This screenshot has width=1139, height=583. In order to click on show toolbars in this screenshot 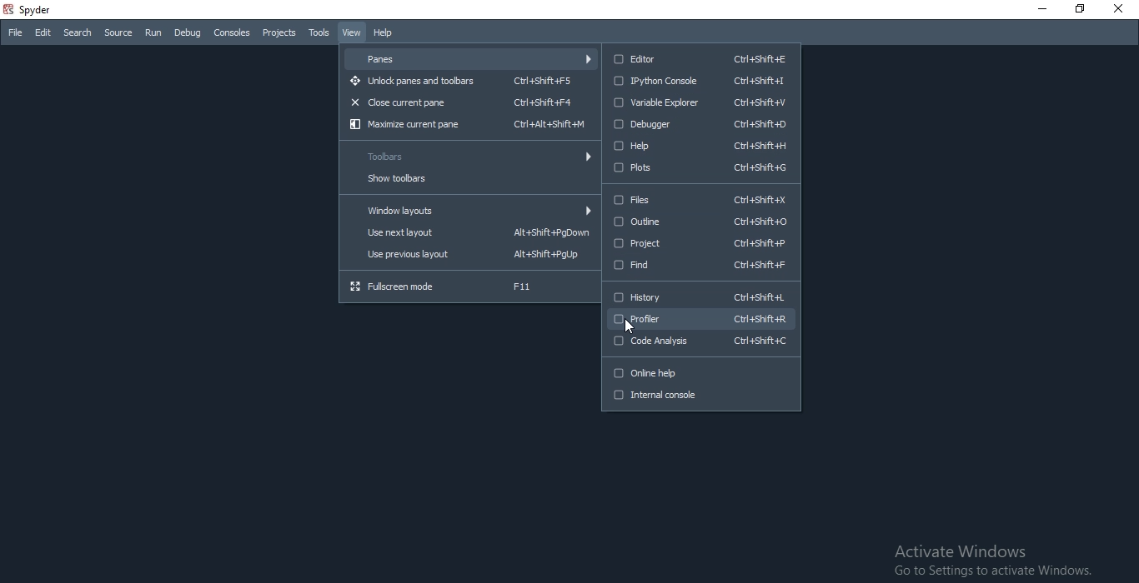, I will do `click(468, 179)`.